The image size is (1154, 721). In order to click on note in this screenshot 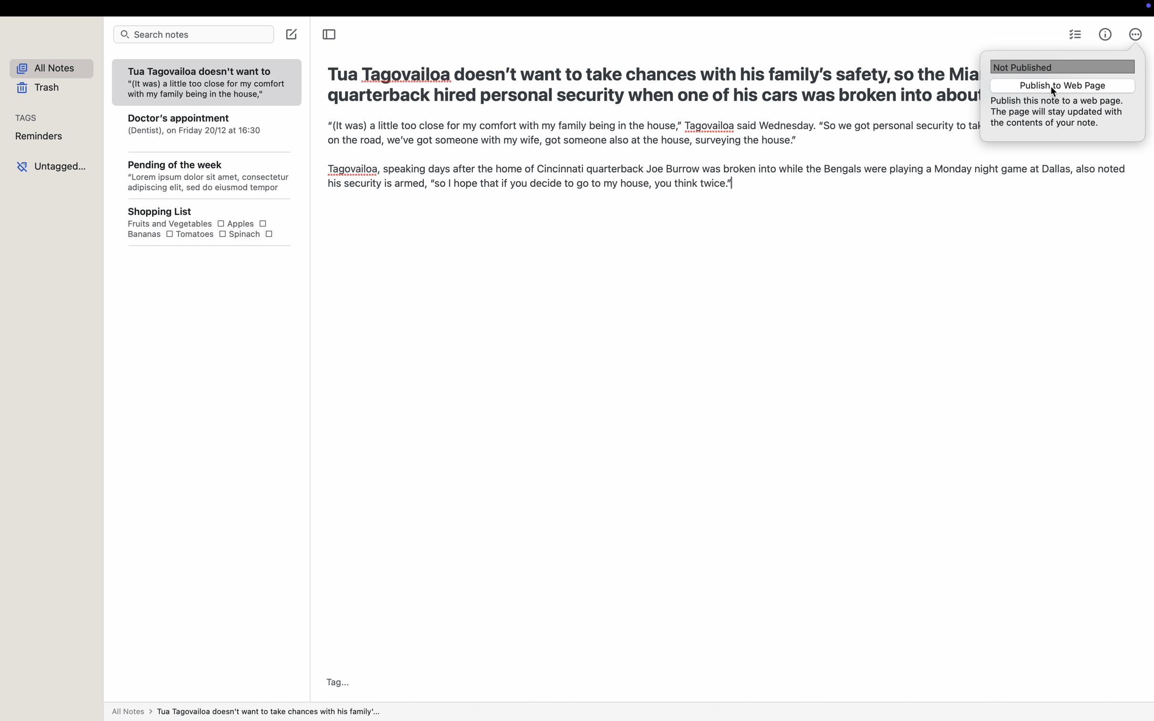, I will do `click(1060, 114)`.